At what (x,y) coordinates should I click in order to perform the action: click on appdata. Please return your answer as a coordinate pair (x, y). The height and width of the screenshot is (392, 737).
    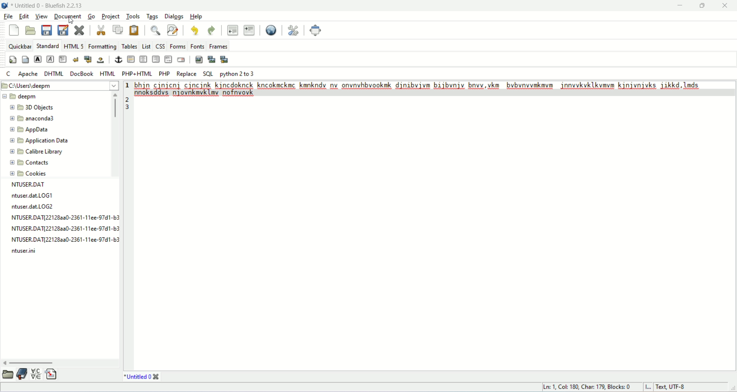
    Looking at the image, I should click on (30, 130).